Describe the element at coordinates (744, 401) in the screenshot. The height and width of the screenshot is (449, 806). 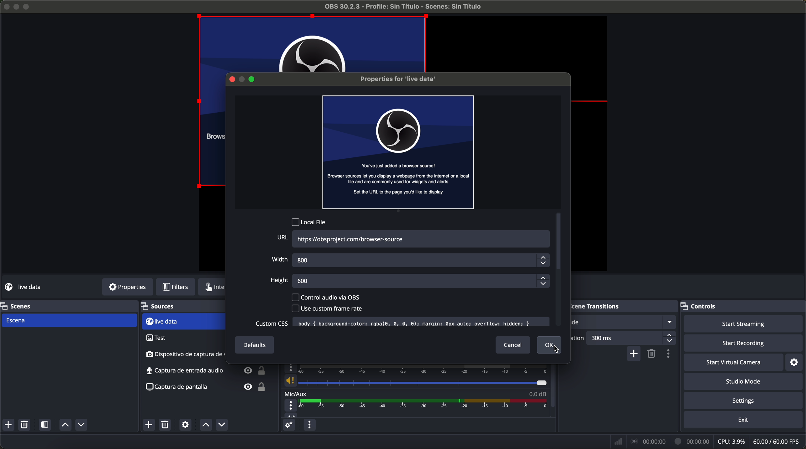
I see `settings` at that location.